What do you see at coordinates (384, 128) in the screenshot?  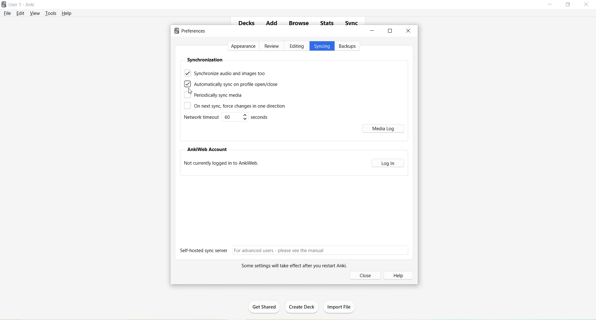 I see `Media log` at bounding box center [384, 128].